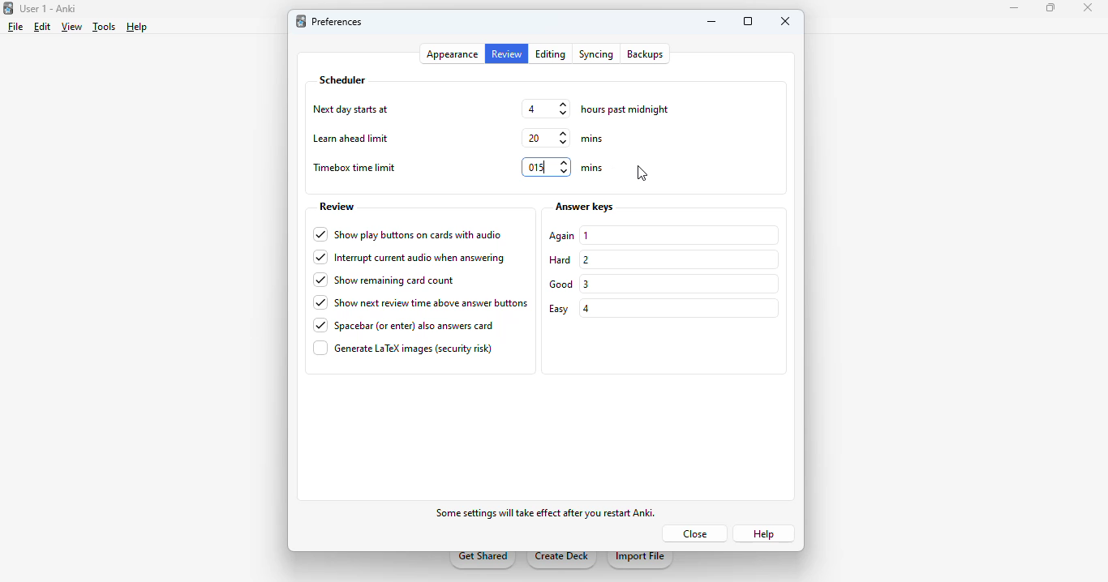  What do you see at coordinates (560, 260) in the screenshot?
I see `hard` at bounding box center [560, 260].